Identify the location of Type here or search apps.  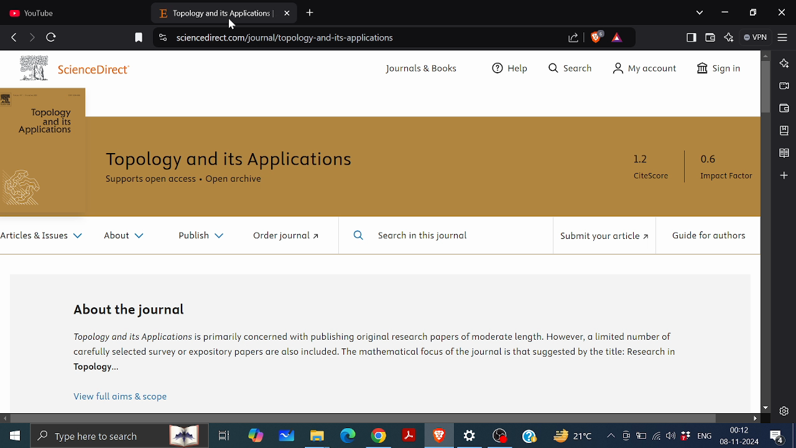
(118, 435).